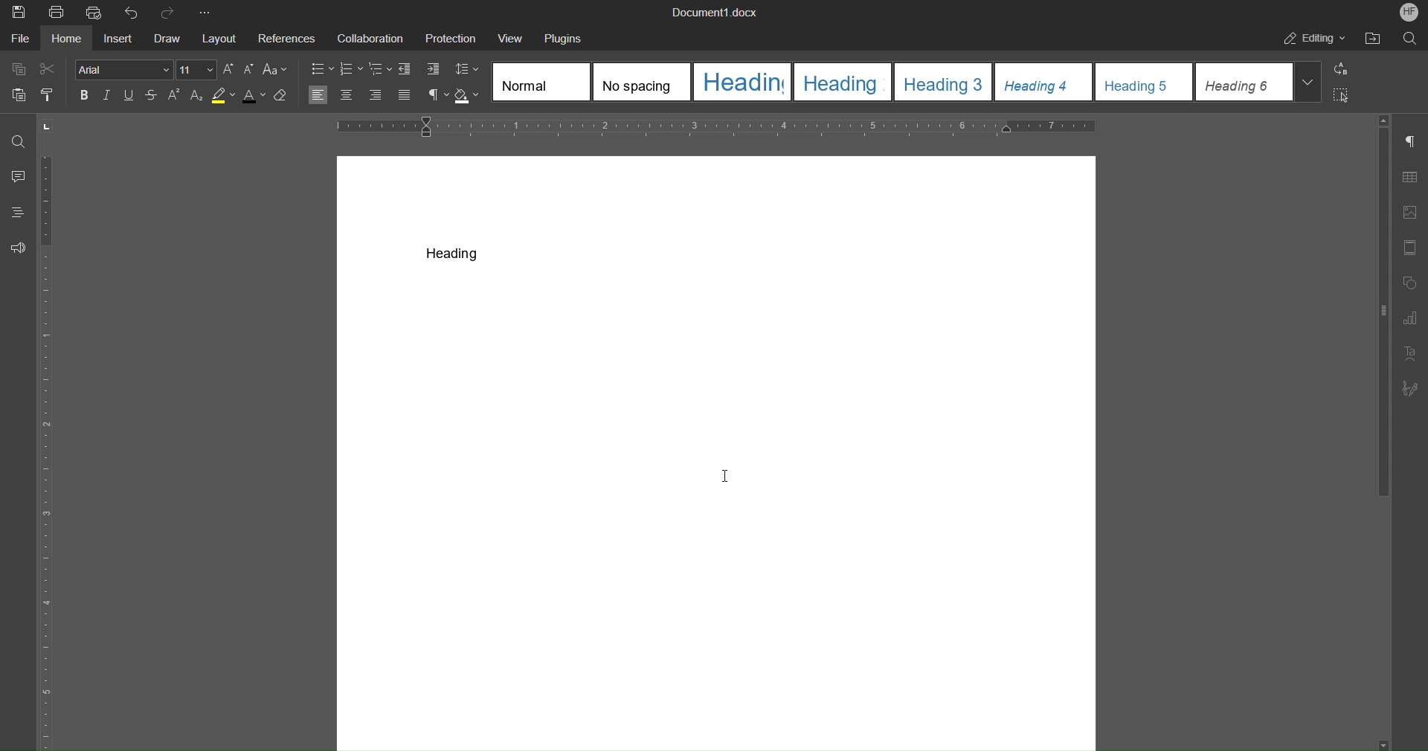 This screenshot has height=751, width=1428. I want to click on References, so click(284, 38).